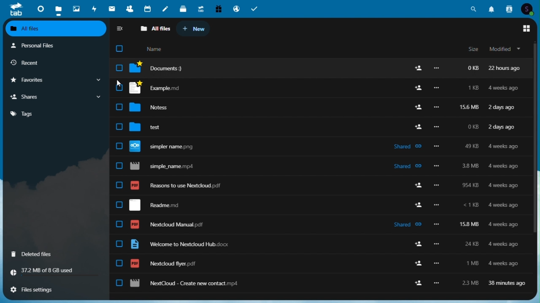  I want to click on check box, so click(118, 165).